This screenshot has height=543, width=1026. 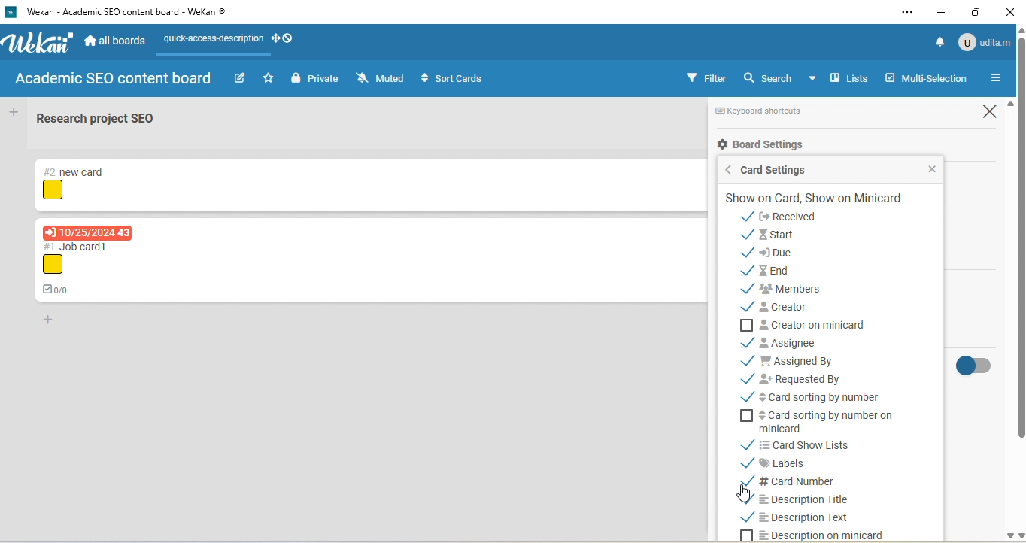 I want to click on edit, so click(x=240, y=78).